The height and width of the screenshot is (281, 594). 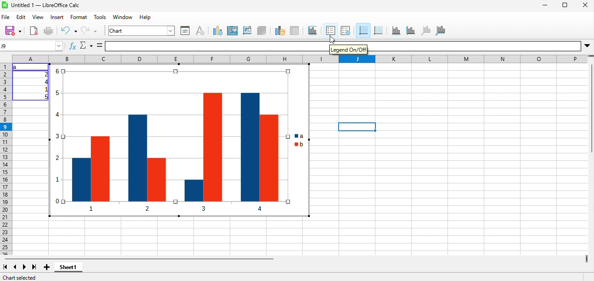 What do you see at coordinates (300, 59) in the screenshot?
I see `column headings` at bounding box center [300, 59].